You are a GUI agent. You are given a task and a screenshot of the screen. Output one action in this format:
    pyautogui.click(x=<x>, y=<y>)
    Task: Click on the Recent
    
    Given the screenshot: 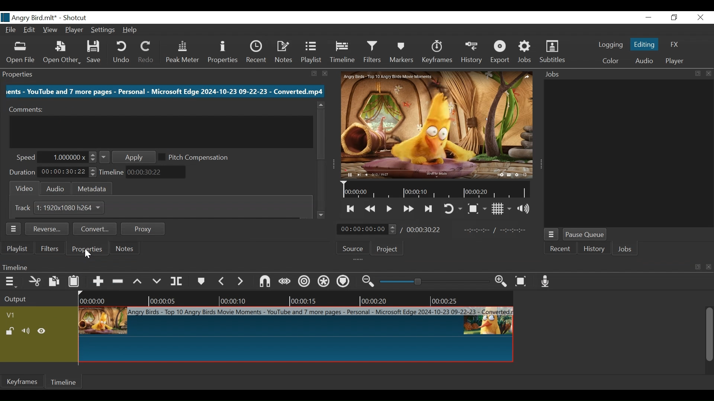 What is the action you would take?
    pyautogui.click(x=256, y=53)
    